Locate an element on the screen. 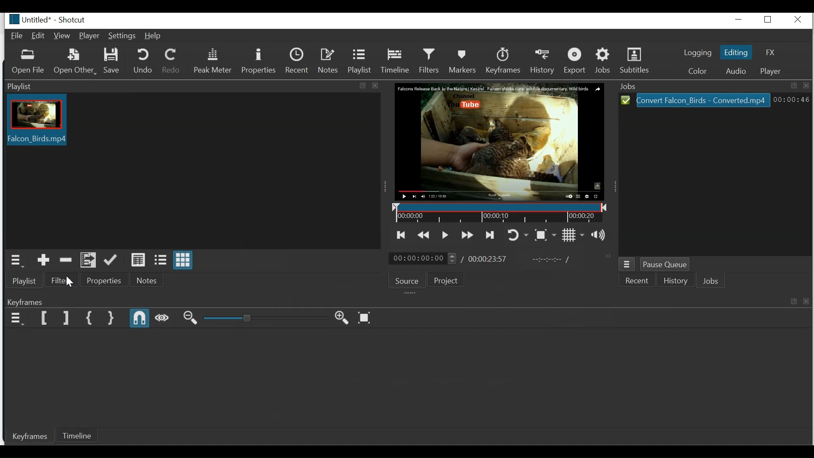  View is located at coordinates (62, 36).